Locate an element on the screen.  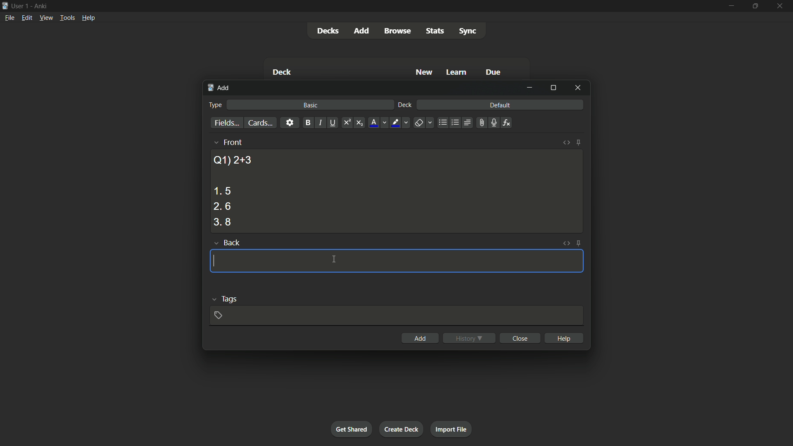
toggle html editor is located at coordinates (565, 243).